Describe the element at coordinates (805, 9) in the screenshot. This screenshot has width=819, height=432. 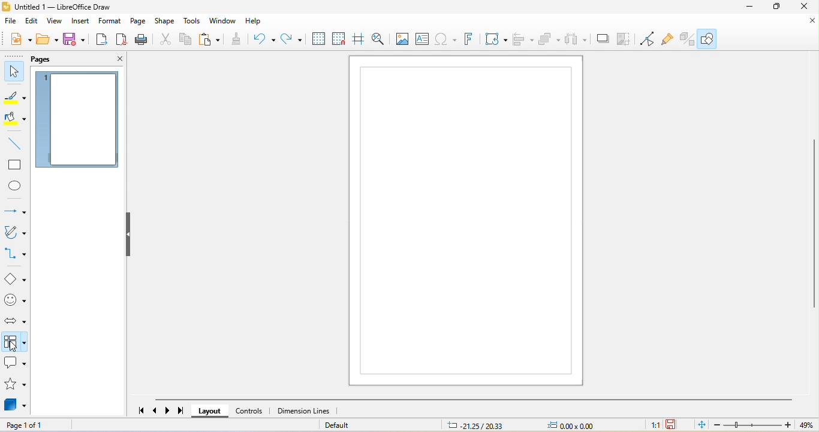
I see `close` at that location.